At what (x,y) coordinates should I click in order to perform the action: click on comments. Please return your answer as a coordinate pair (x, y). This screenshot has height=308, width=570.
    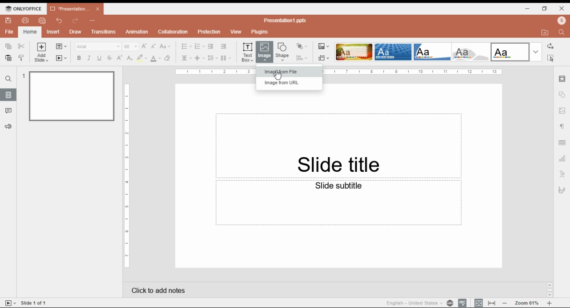
    Looking at the image, I should click on (9, 111).